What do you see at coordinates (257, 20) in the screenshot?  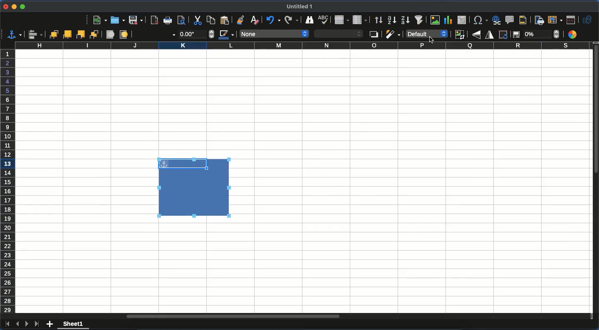 I see `clear formatting` at bounding box center [257, 20].